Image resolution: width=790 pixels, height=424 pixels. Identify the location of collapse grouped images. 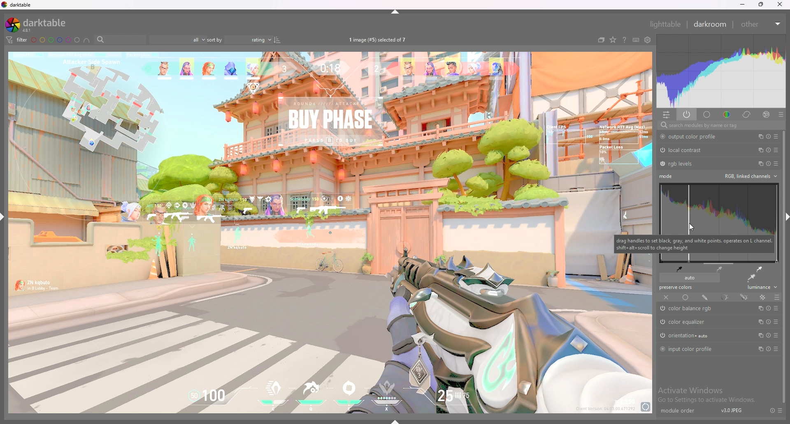
(602, 40).